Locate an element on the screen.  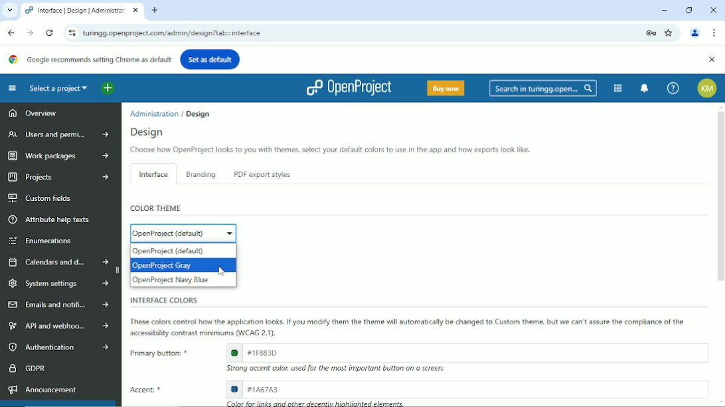
Projects is located at coordinates (56, 178).